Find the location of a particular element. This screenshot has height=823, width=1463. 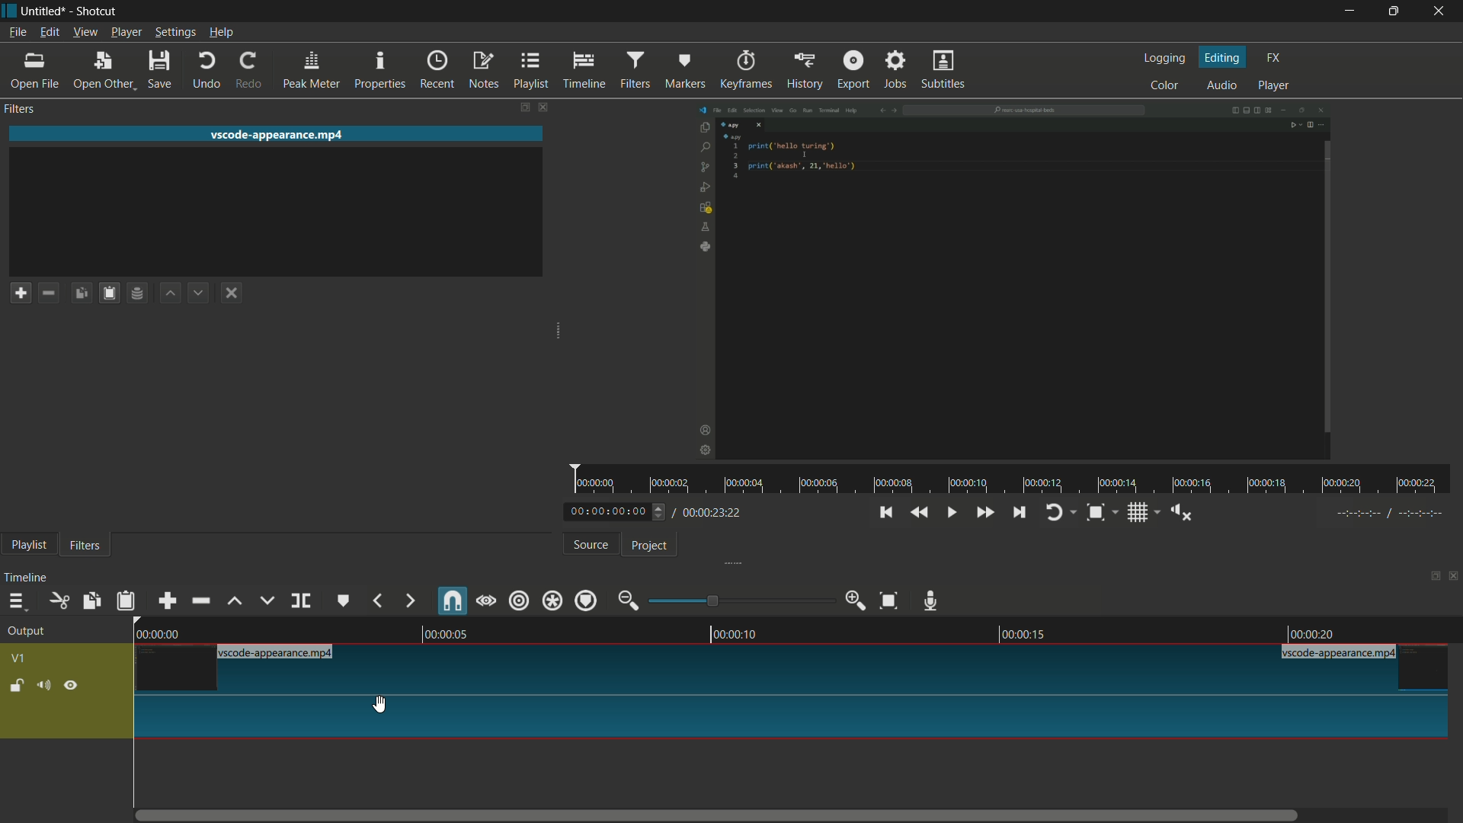

project is located at coordinates (648, 546).